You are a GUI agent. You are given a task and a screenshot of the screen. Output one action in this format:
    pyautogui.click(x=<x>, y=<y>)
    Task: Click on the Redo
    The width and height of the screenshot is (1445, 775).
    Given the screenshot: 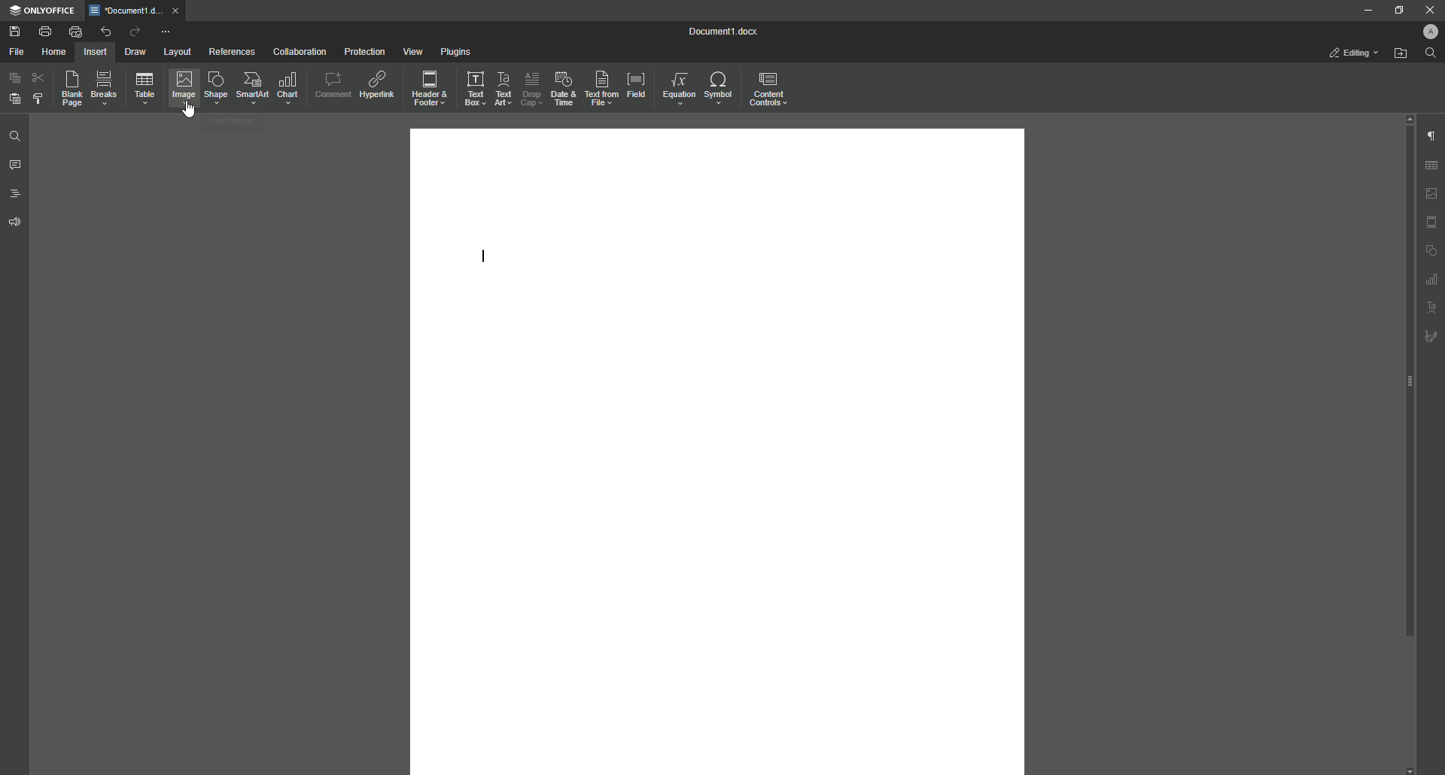 What is the action you would take?
    pyautogui.click(x=135, y=31)
    